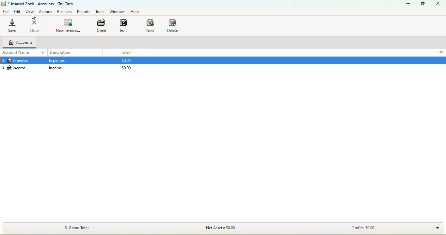  Describe the element at coordinates (12, 25) in the screenshot. I see `Save` at that location.